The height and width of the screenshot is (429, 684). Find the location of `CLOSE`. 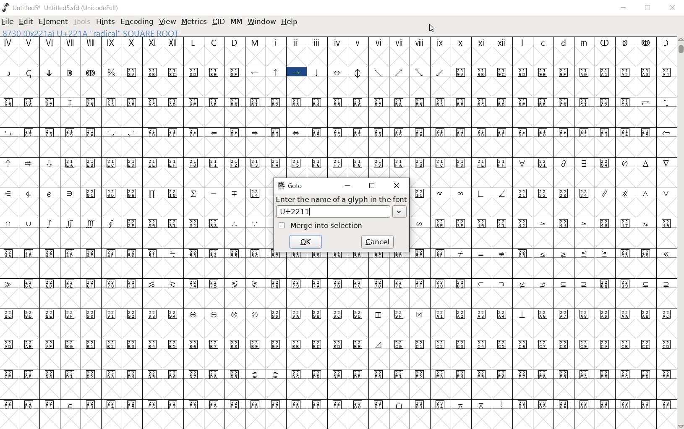

CLOSE is located at coordinates (673, 8).